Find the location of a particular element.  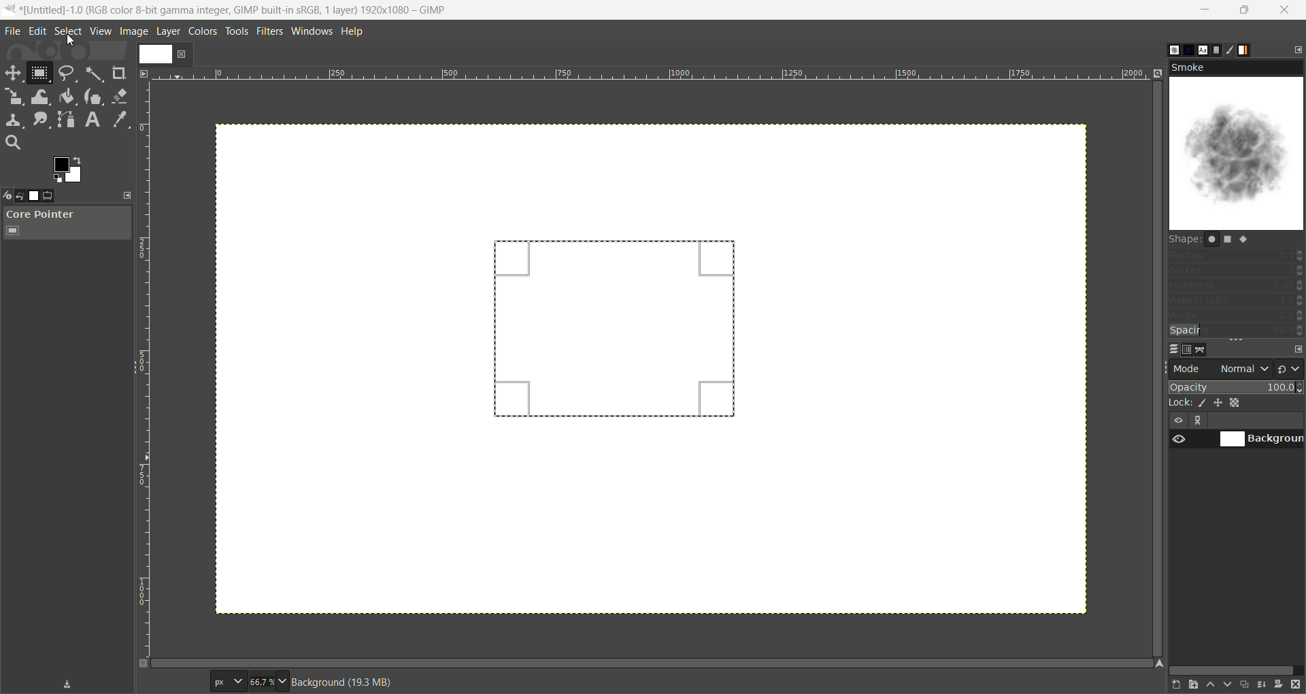

configure this tab is located at coordinates (1298, 348).